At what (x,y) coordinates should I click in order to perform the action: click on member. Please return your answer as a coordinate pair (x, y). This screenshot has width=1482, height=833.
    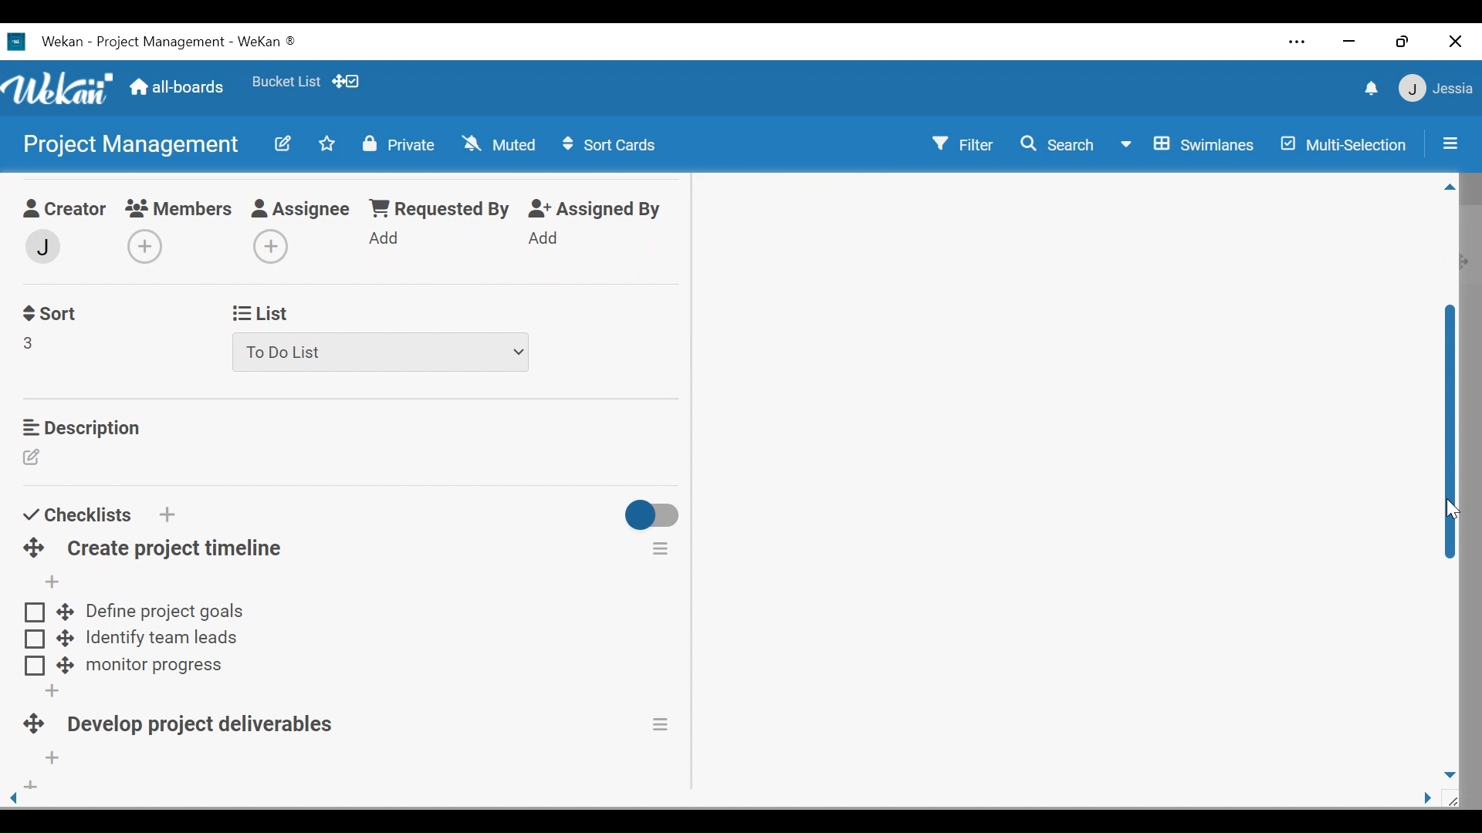
    Looking at the image, I should click on (41, 247).